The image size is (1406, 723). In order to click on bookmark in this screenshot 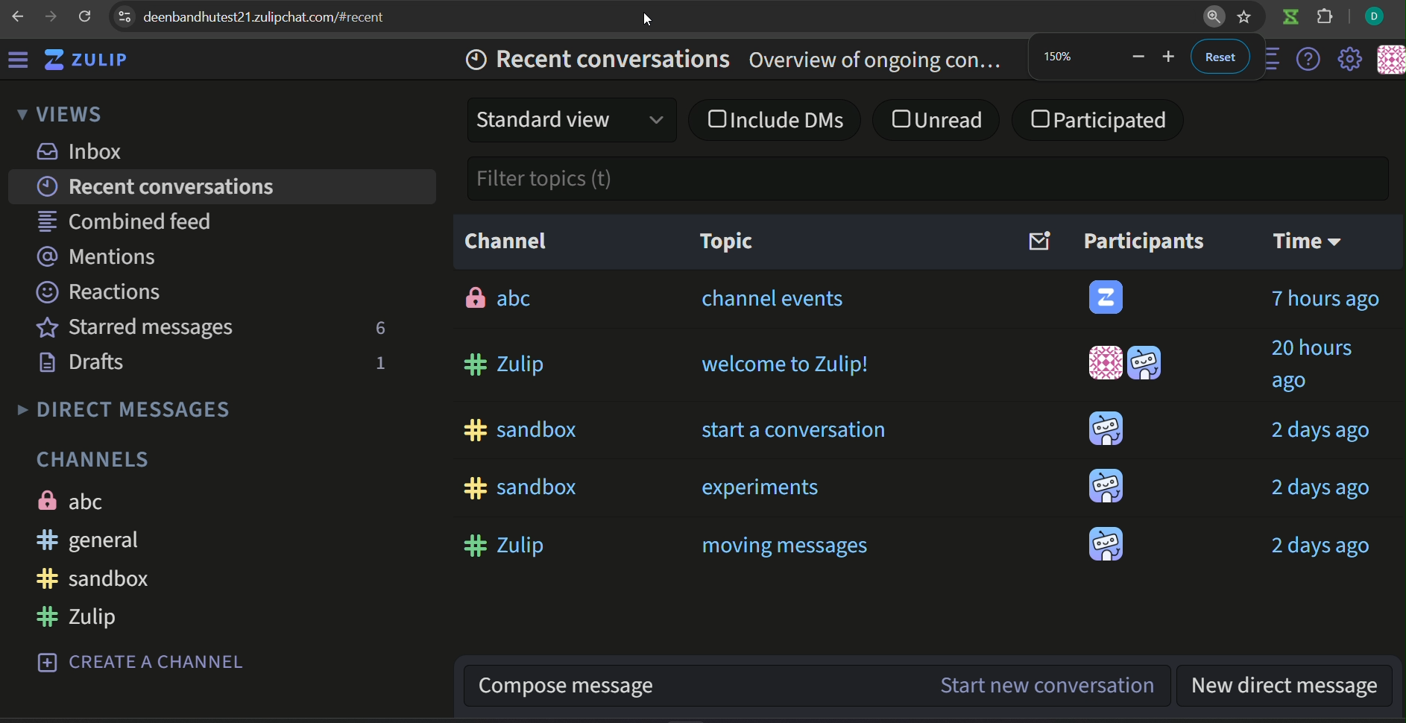, I will do `click(1245, 18)`.